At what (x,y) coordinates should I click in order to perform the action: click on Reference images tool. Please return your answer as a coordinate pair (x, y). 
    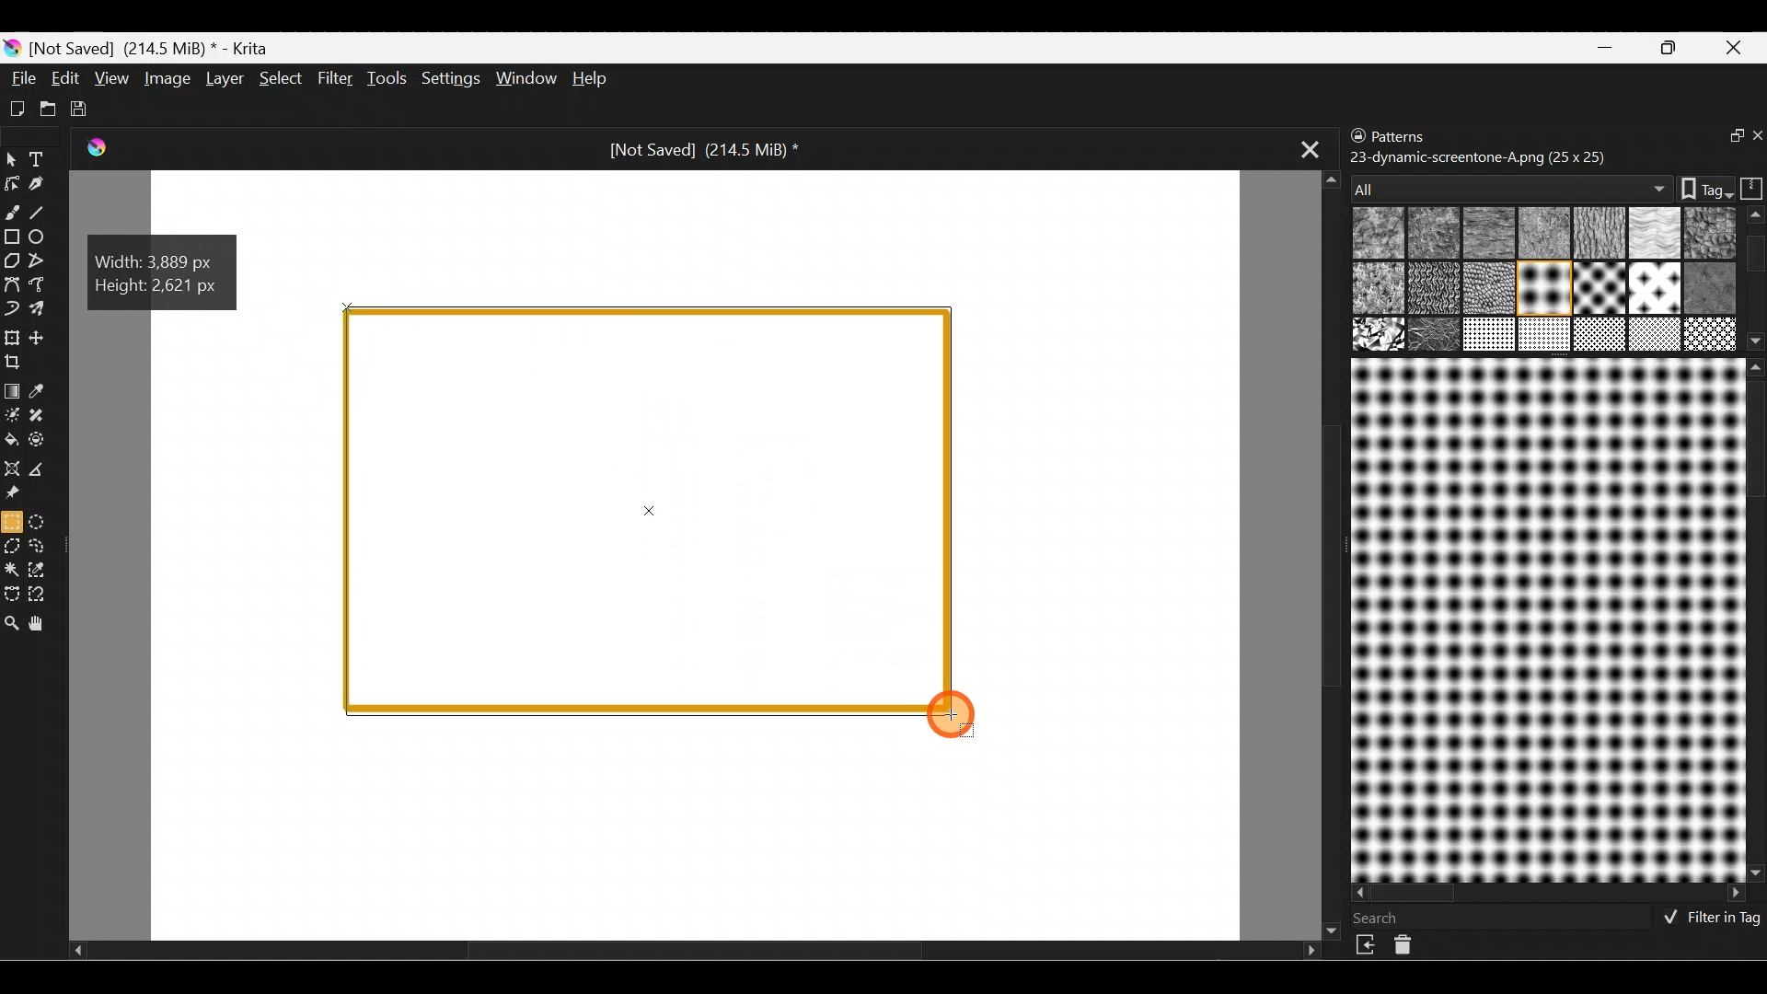
    Looking at the image, I should click on (20, 493).